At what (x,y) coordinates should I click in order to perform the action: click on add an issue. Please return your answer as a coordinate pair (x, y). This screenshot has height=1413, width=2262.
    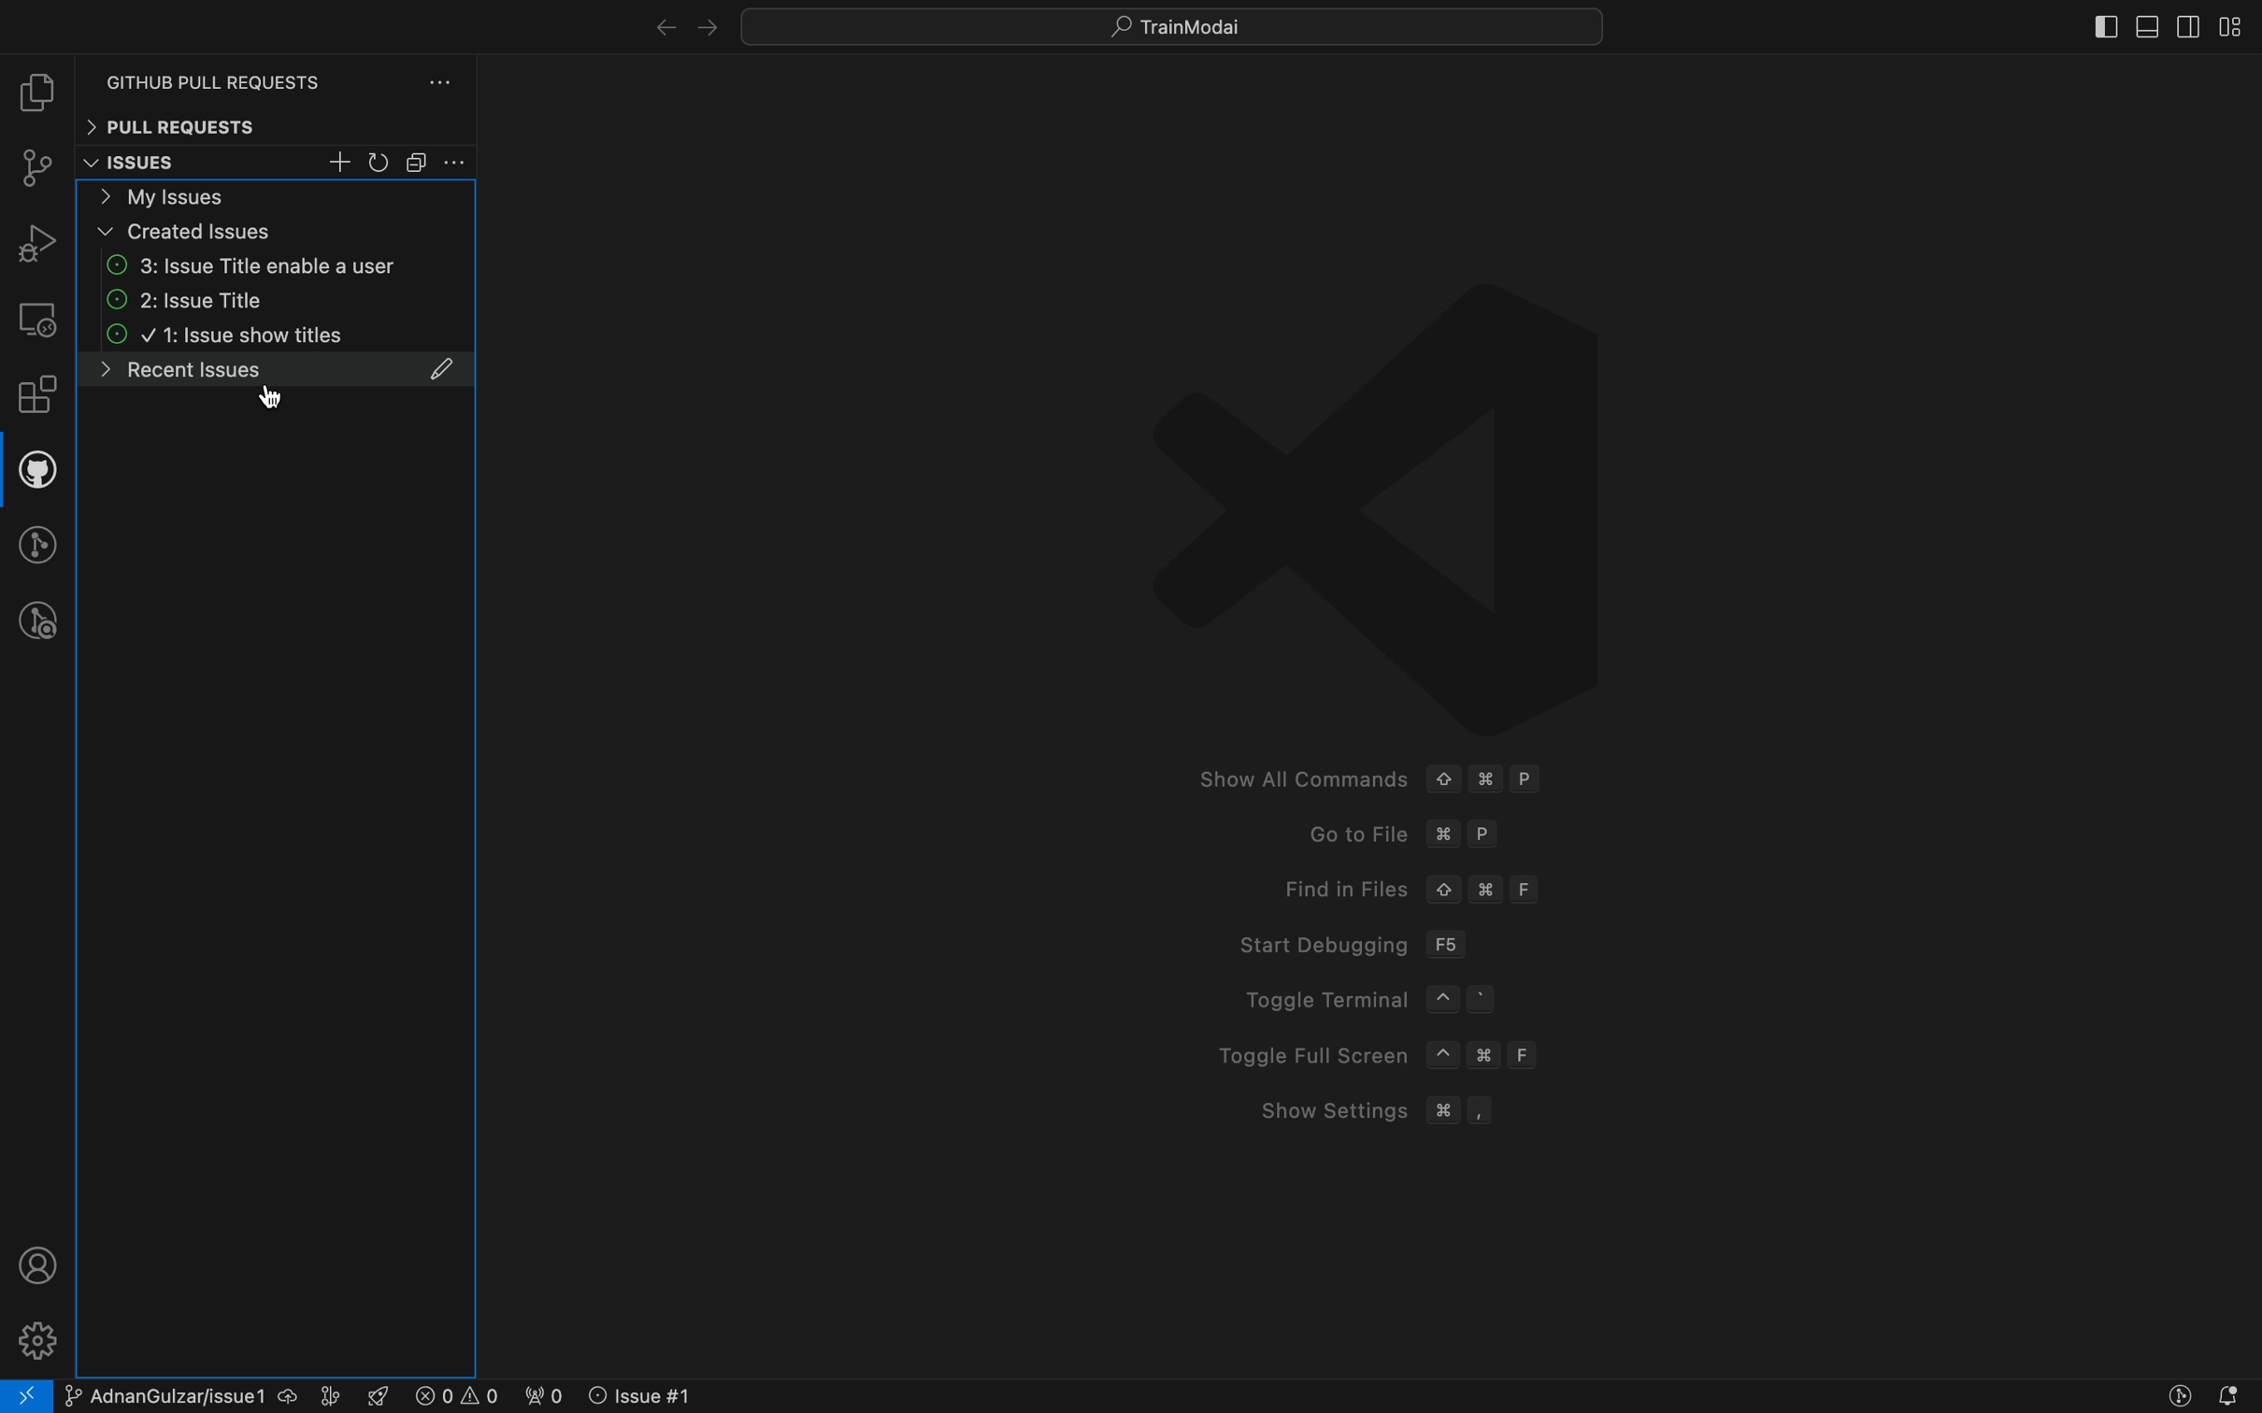
    Looking at the image, I should click on (342, 163).